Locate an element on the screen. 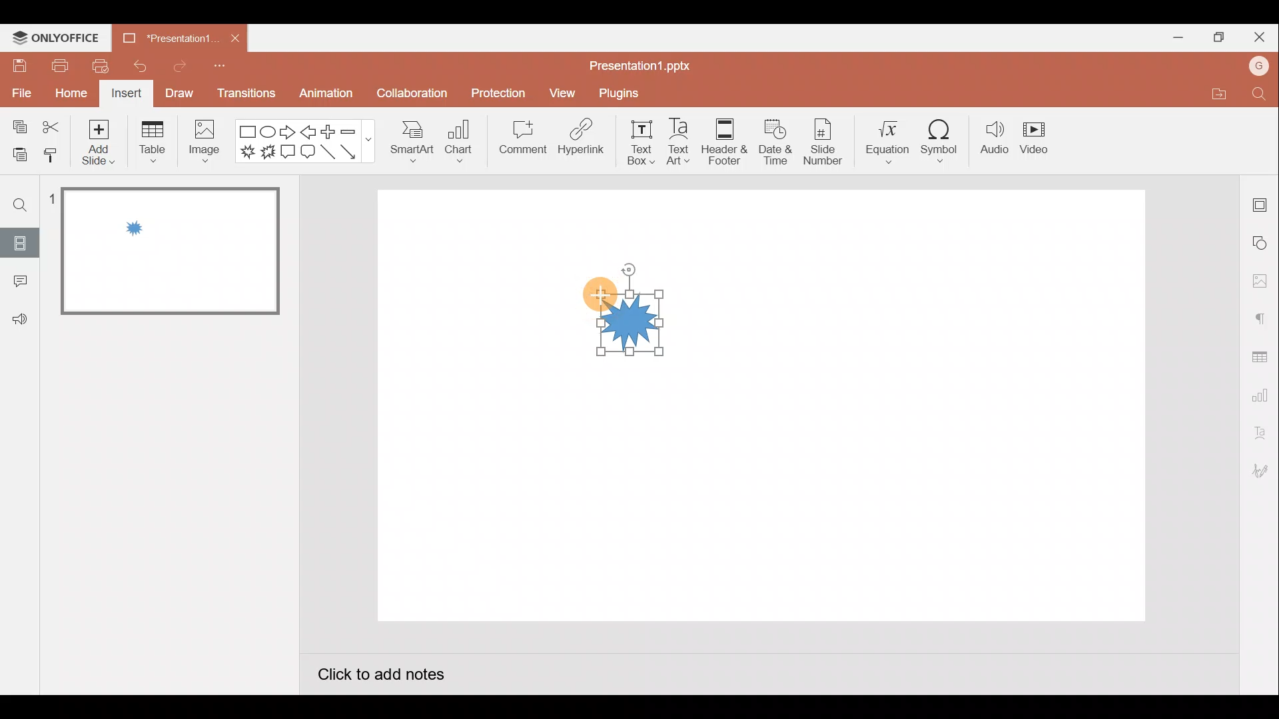  Hyperlink is located at coordinates (581, 140).